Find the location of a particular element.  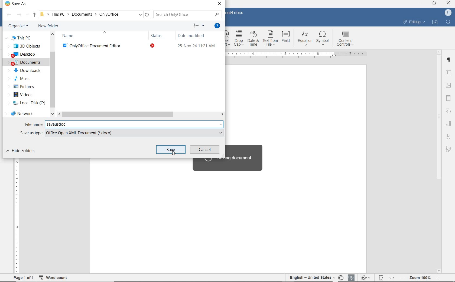

saveusdoc(saved in new name) is located at coordinates (108, 125).